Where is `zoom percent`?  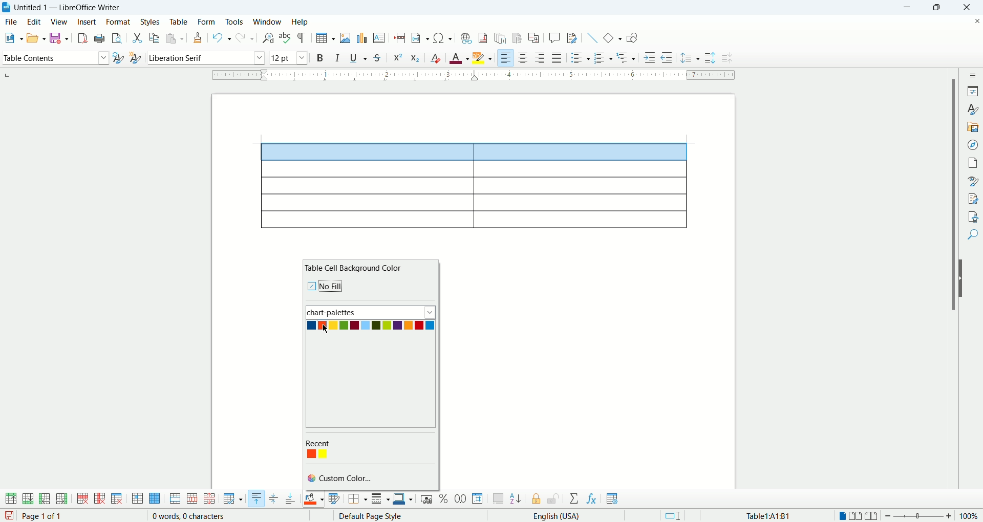 zoom percent is located at coordinates (970, 515).